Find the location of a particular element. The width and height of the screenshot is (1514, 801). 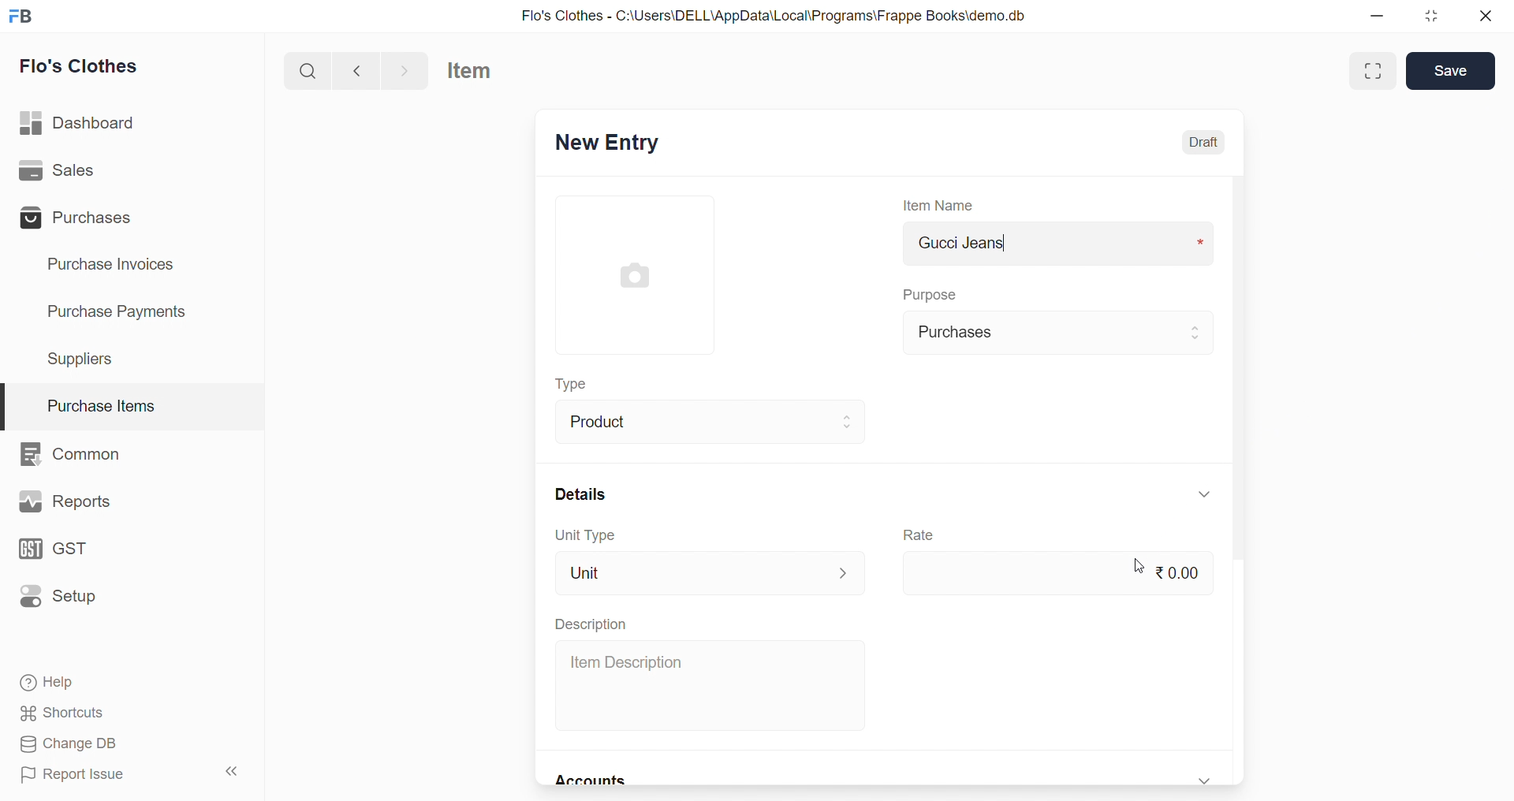

Save is located at coordinates (1451, 71).